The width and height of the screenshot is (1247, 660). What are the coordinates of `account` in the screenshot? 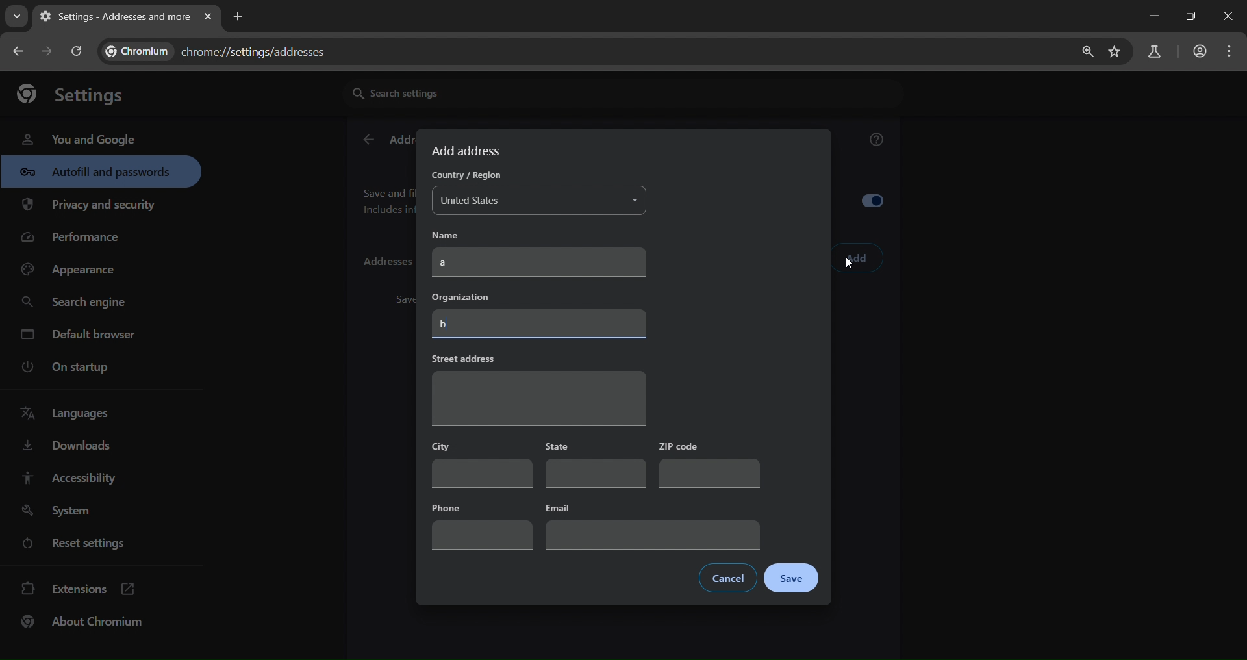 It's located at (1198, 53).